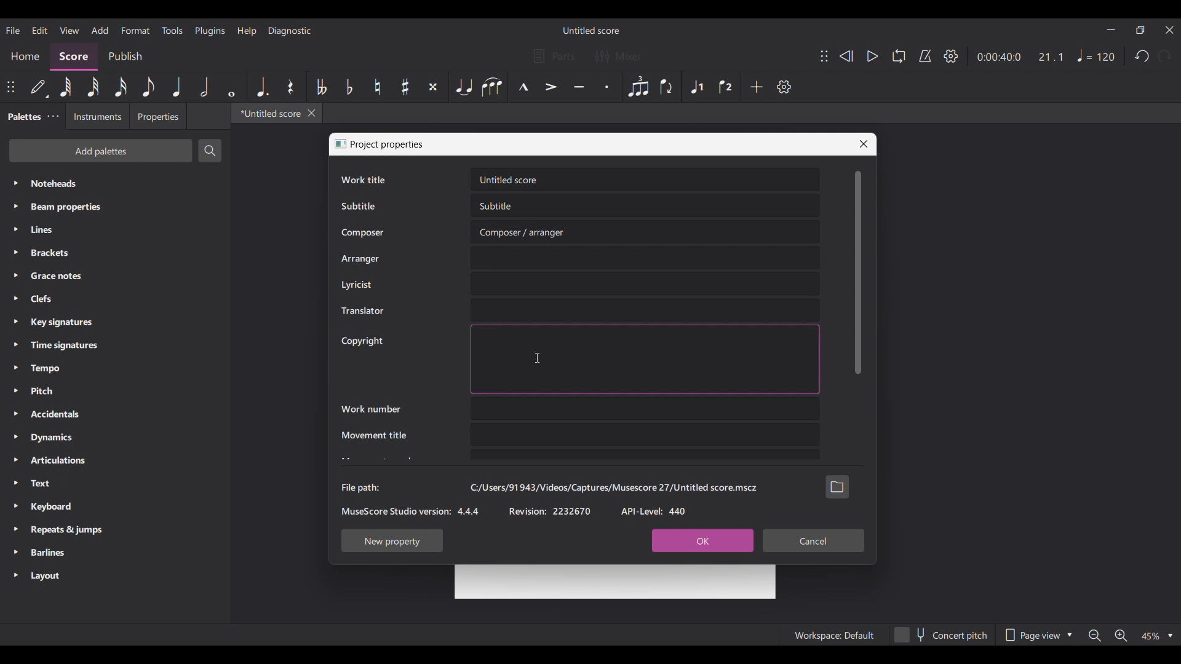 The image size is (1181, 664). Describe the element at coordinates (668, 87) in the screenshot. I see `Flip direction` at that location.